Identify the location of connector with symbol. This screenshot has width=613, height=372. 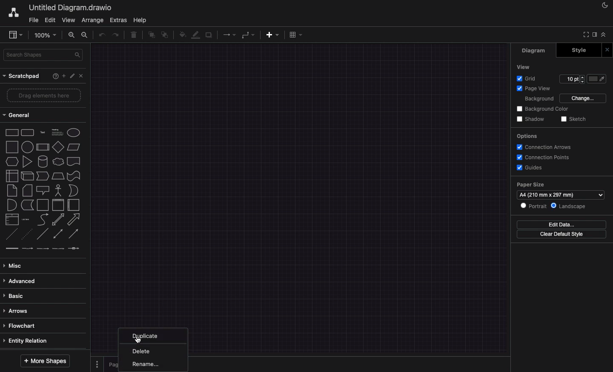
(74, 248).